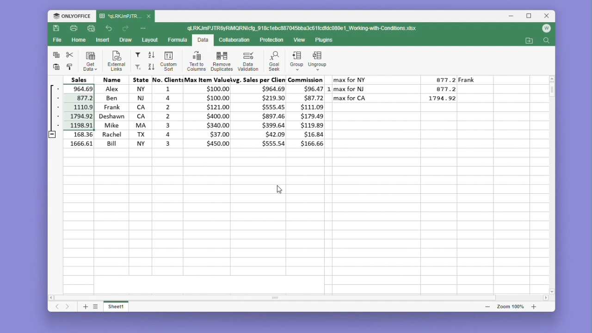 The width and height of the screenshot is (592, 333). Describe the element at coordinates (327, 40) in the screenshot. I see `Plugins ` at that location.